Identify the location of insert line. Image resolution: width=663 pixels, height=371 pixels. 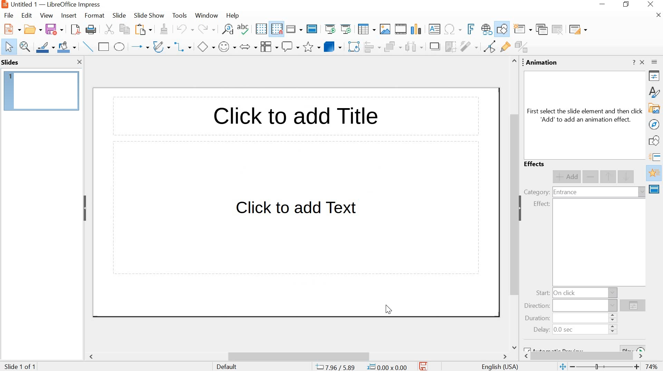
(88, 47).